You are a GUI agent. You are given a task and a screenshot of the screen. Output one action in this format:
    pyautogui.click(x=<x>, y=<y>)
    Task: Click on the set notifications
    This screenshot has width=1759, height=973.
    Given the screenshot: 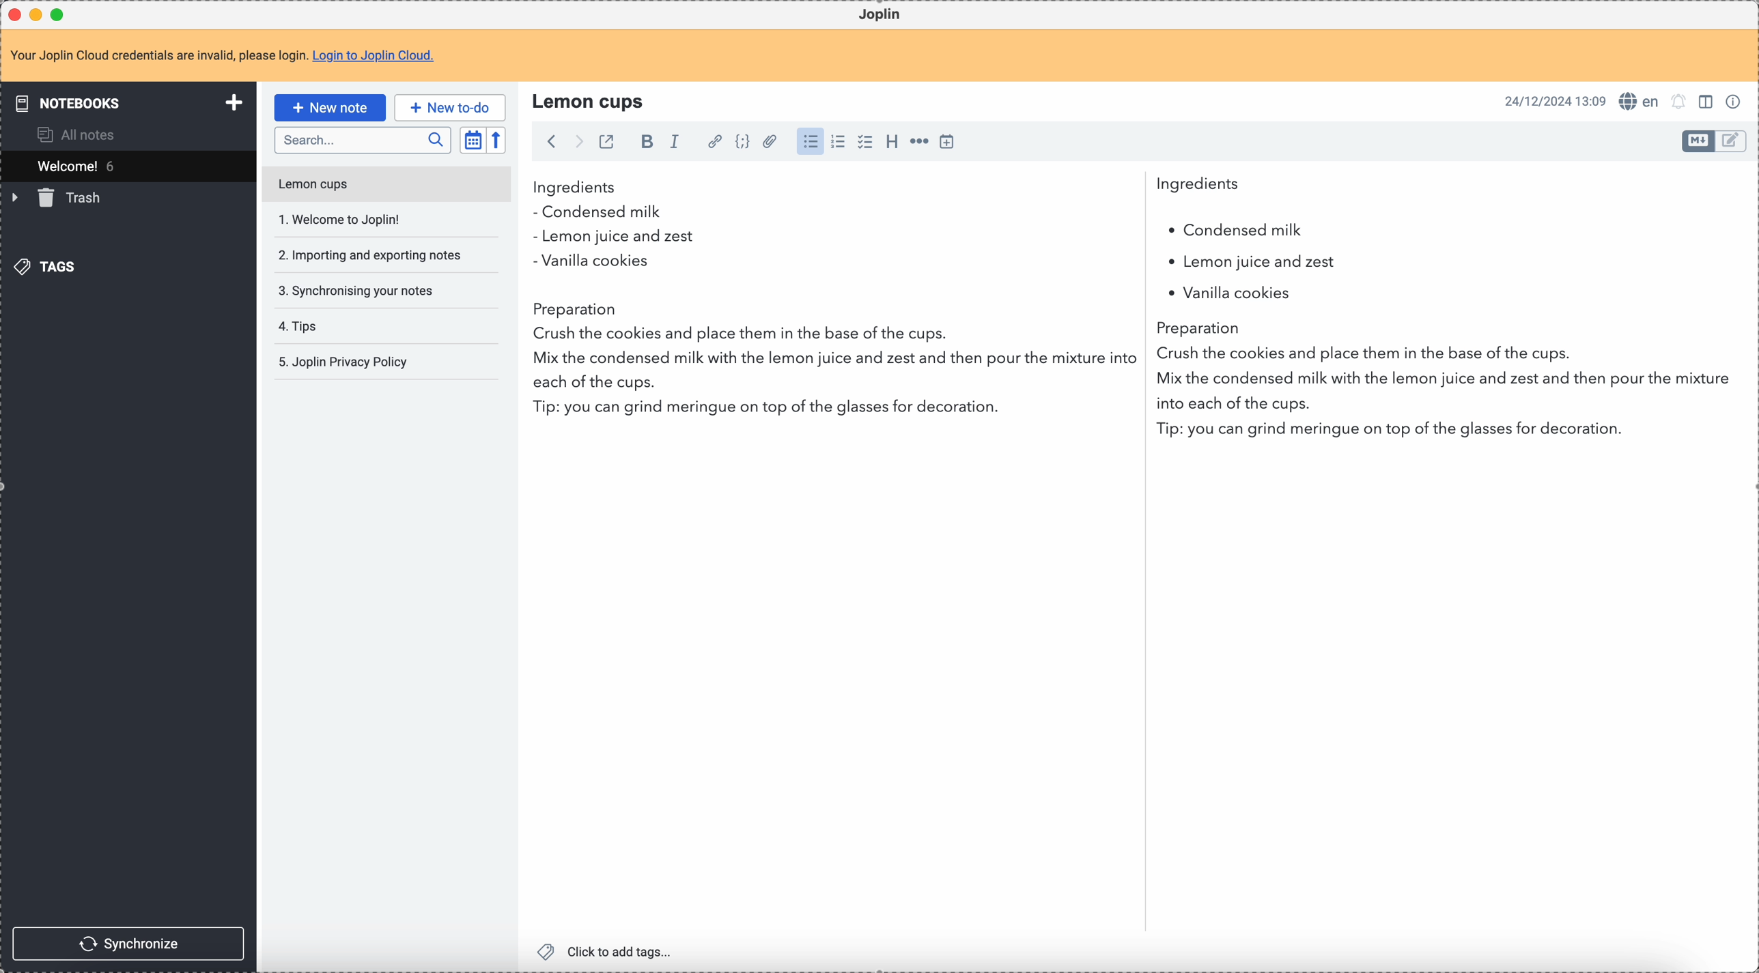 What is the action you would take?
    pyautogui.click(x=1679, y=101)
    